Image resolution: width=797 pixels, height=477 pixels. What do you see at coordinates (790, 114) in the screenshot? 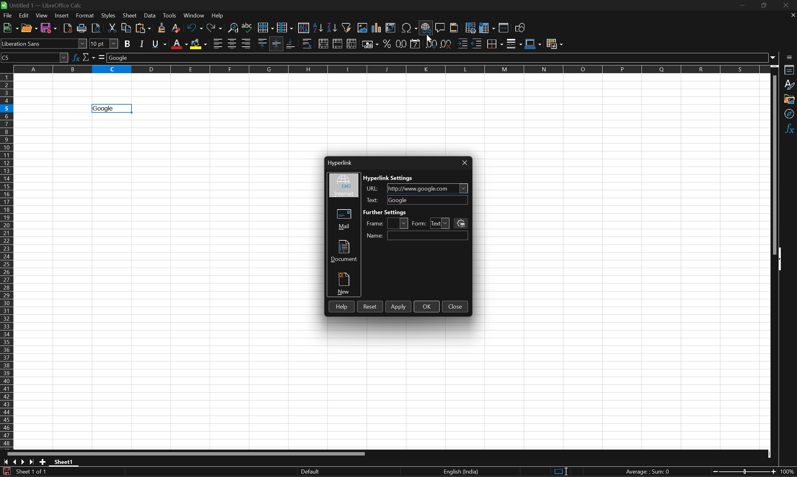
I see `Navigator` at bounding box center [790, 114].